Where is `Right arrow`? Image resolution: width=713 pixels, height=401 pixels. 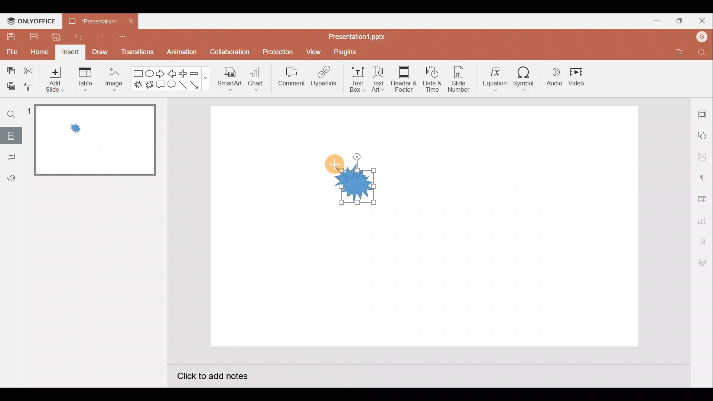
Right arrow is located at coordinates (160, 75).